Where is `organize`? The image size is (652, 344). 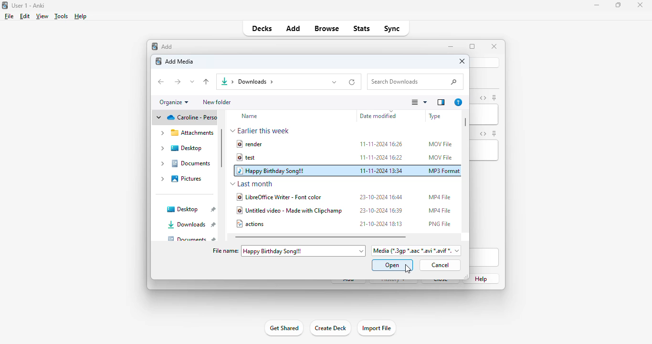 organize is located at coordinates (173, 102).